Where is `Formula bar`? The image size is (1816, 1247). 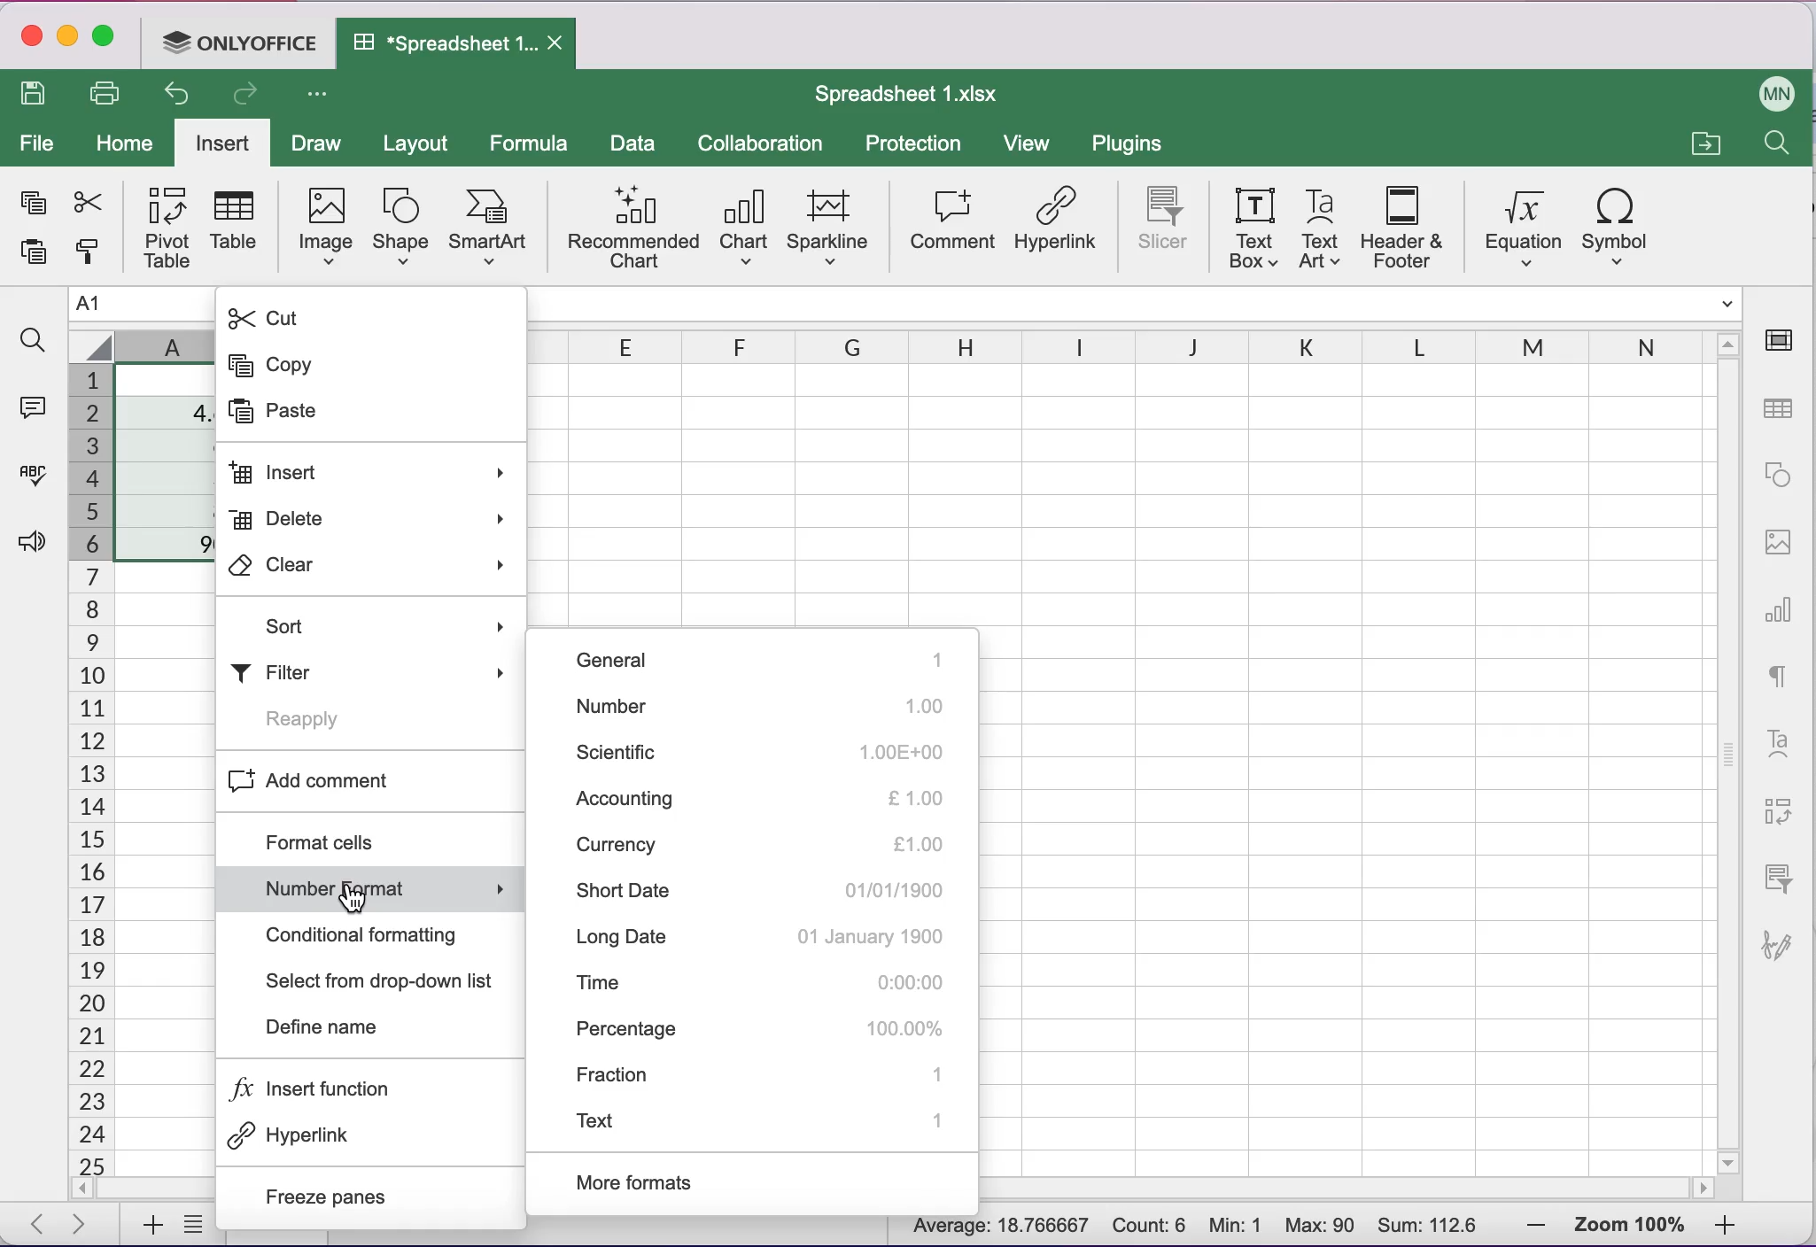 Formula bar is located at coordinates (1137, 306).